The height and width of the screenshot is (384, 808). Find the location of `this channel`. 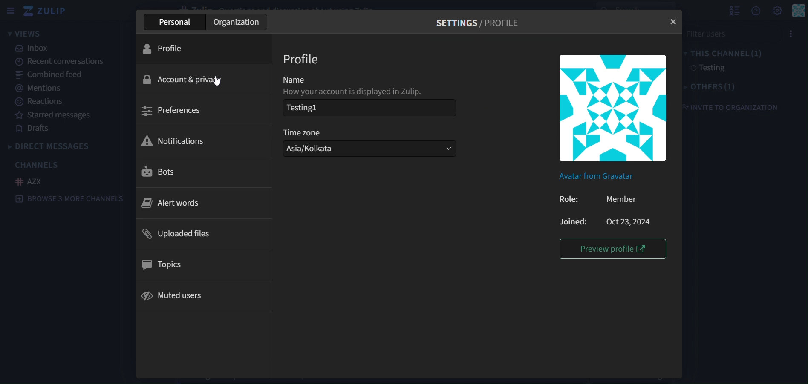

this channel is located at coordinates (724, 54).